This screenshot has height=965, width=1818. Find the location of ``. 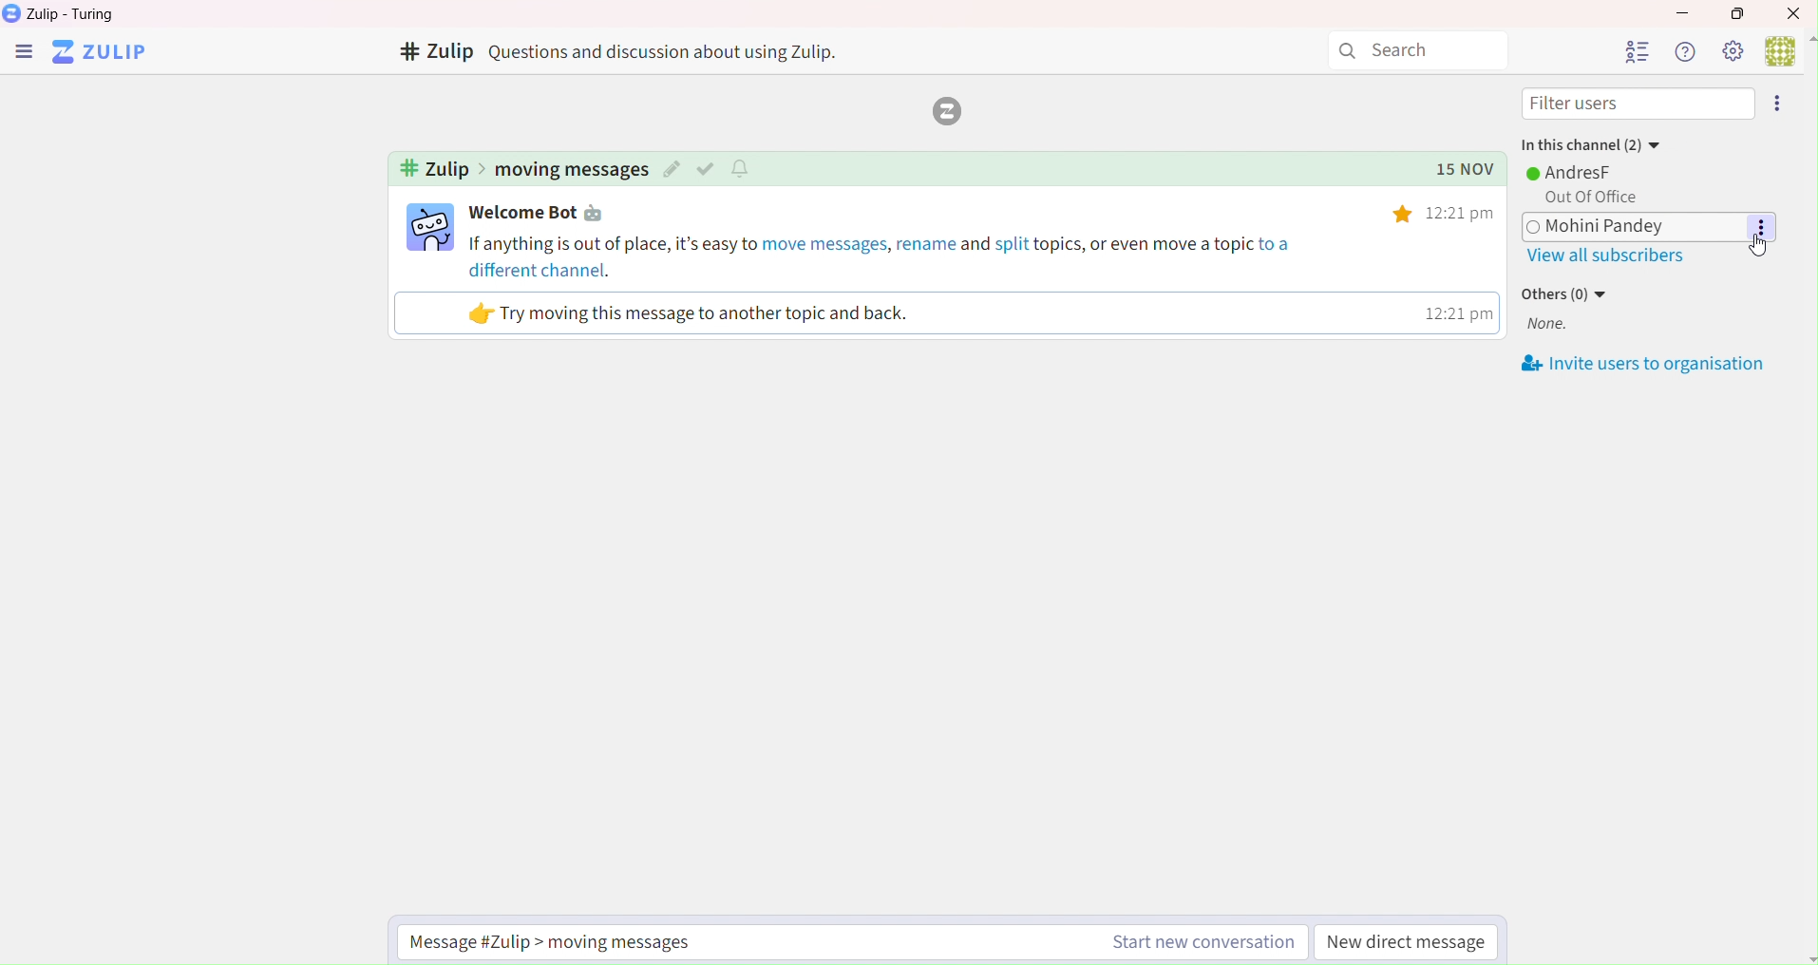

 is located at coordinates (1405, 215).